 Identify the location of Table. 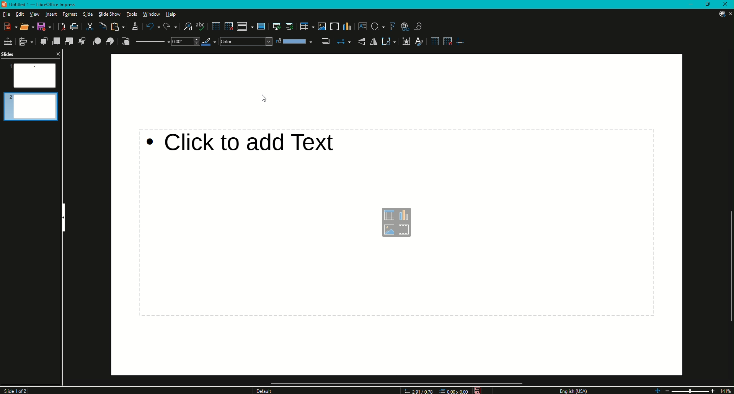
(305, 25).